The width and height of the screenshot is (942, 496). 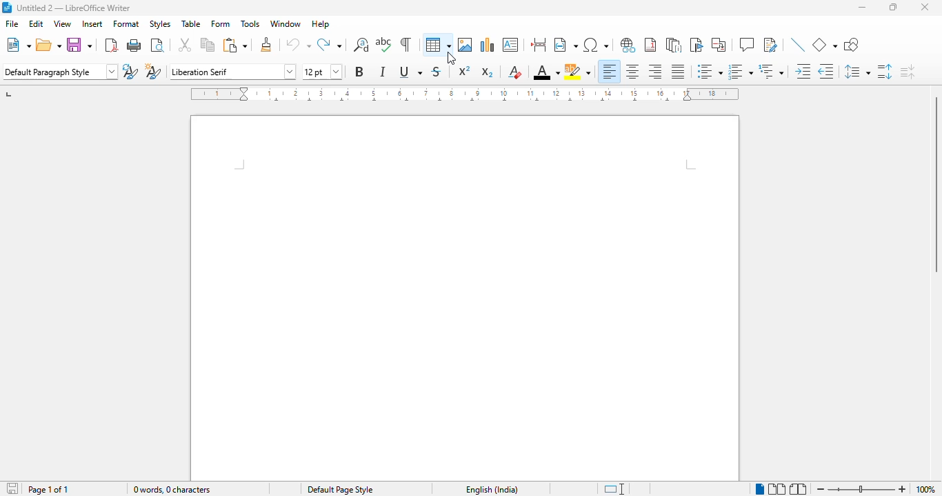 What do you see at coordinates (191, 24) in the screenshot?
I see `table` at bounding box center [191, 24].